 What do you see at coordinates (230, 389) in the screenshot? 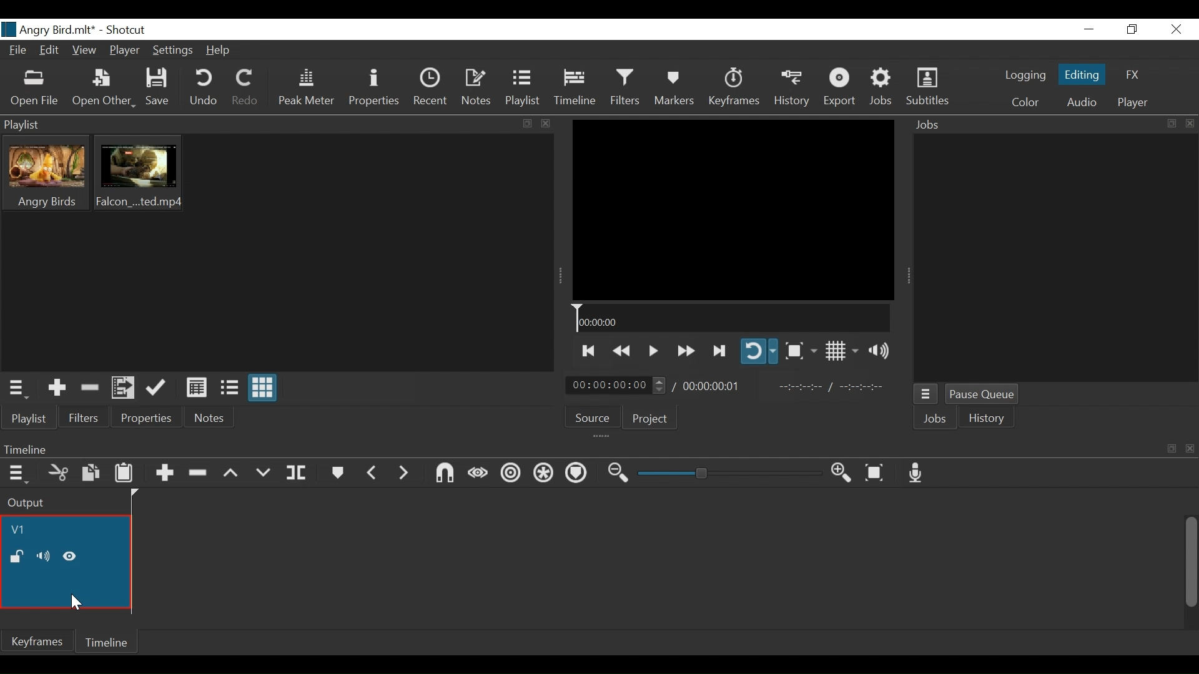
I see `View as files` at bounding box center [230, 389].